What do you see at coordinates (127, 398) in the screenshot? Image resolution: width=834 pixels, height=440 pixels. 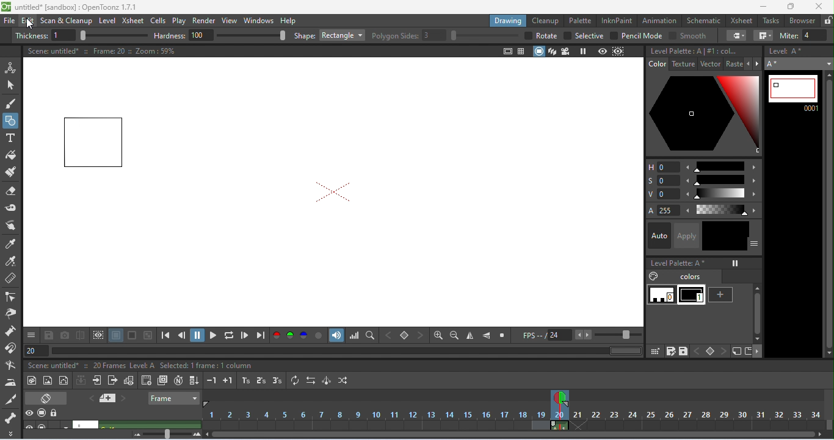 I see `next` at bounding box center [127, 398].